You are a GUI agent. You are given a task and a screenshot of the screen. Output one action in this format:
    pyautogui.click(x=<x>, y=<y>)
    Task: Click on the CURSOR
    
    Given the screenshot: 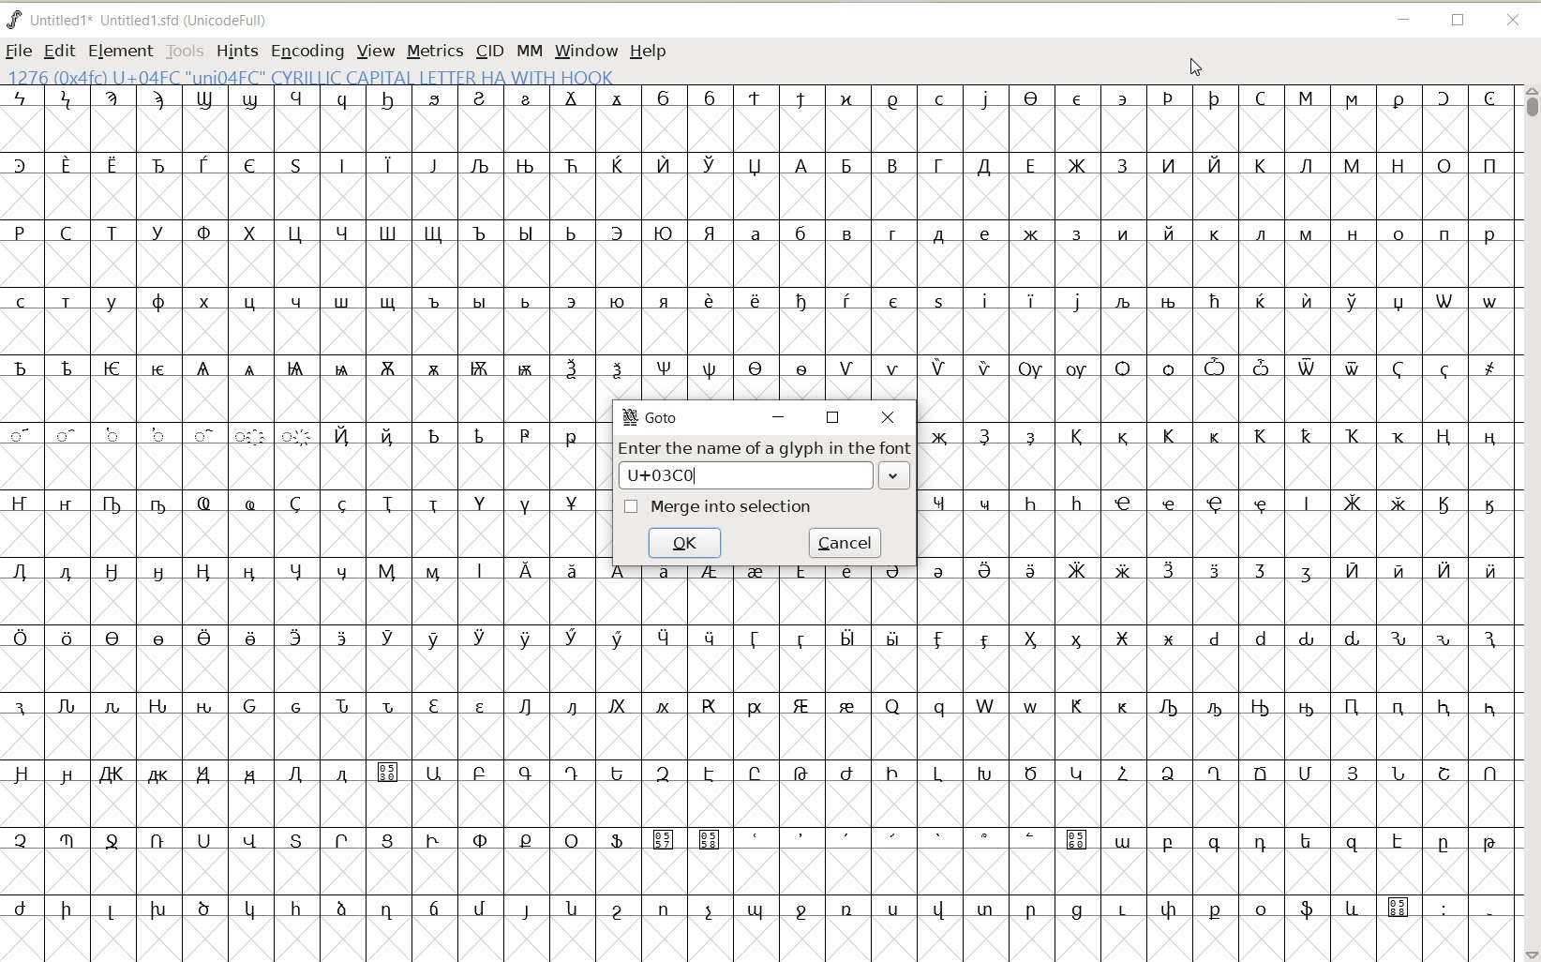 What is the action you would take?
    pyautogui.click(x=1197, y=67)
    